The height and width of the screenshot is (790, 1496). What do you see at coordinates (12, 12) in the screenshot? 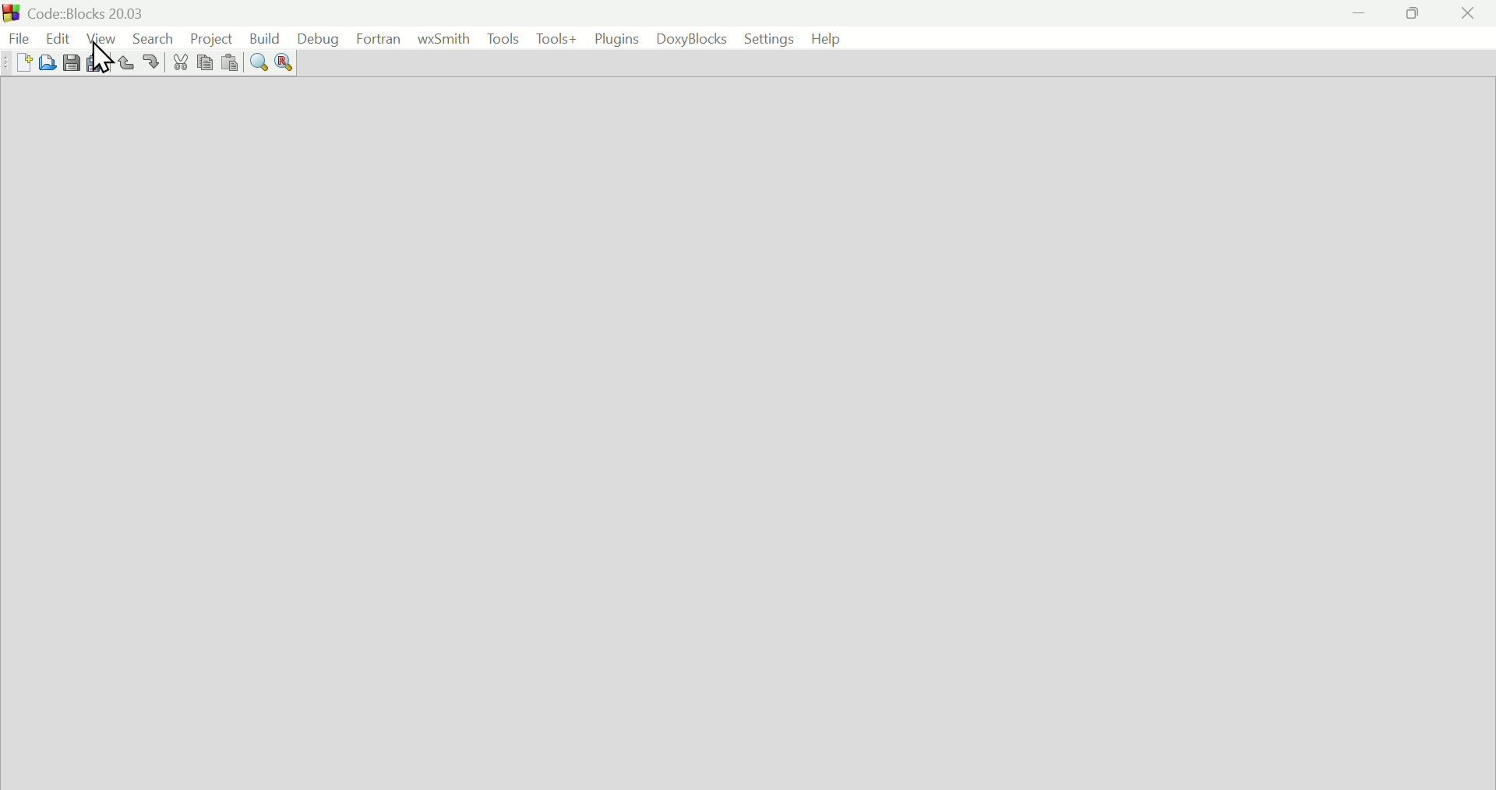
I see `Code Blocks Desktop icon` at bounding box center [12, 12].